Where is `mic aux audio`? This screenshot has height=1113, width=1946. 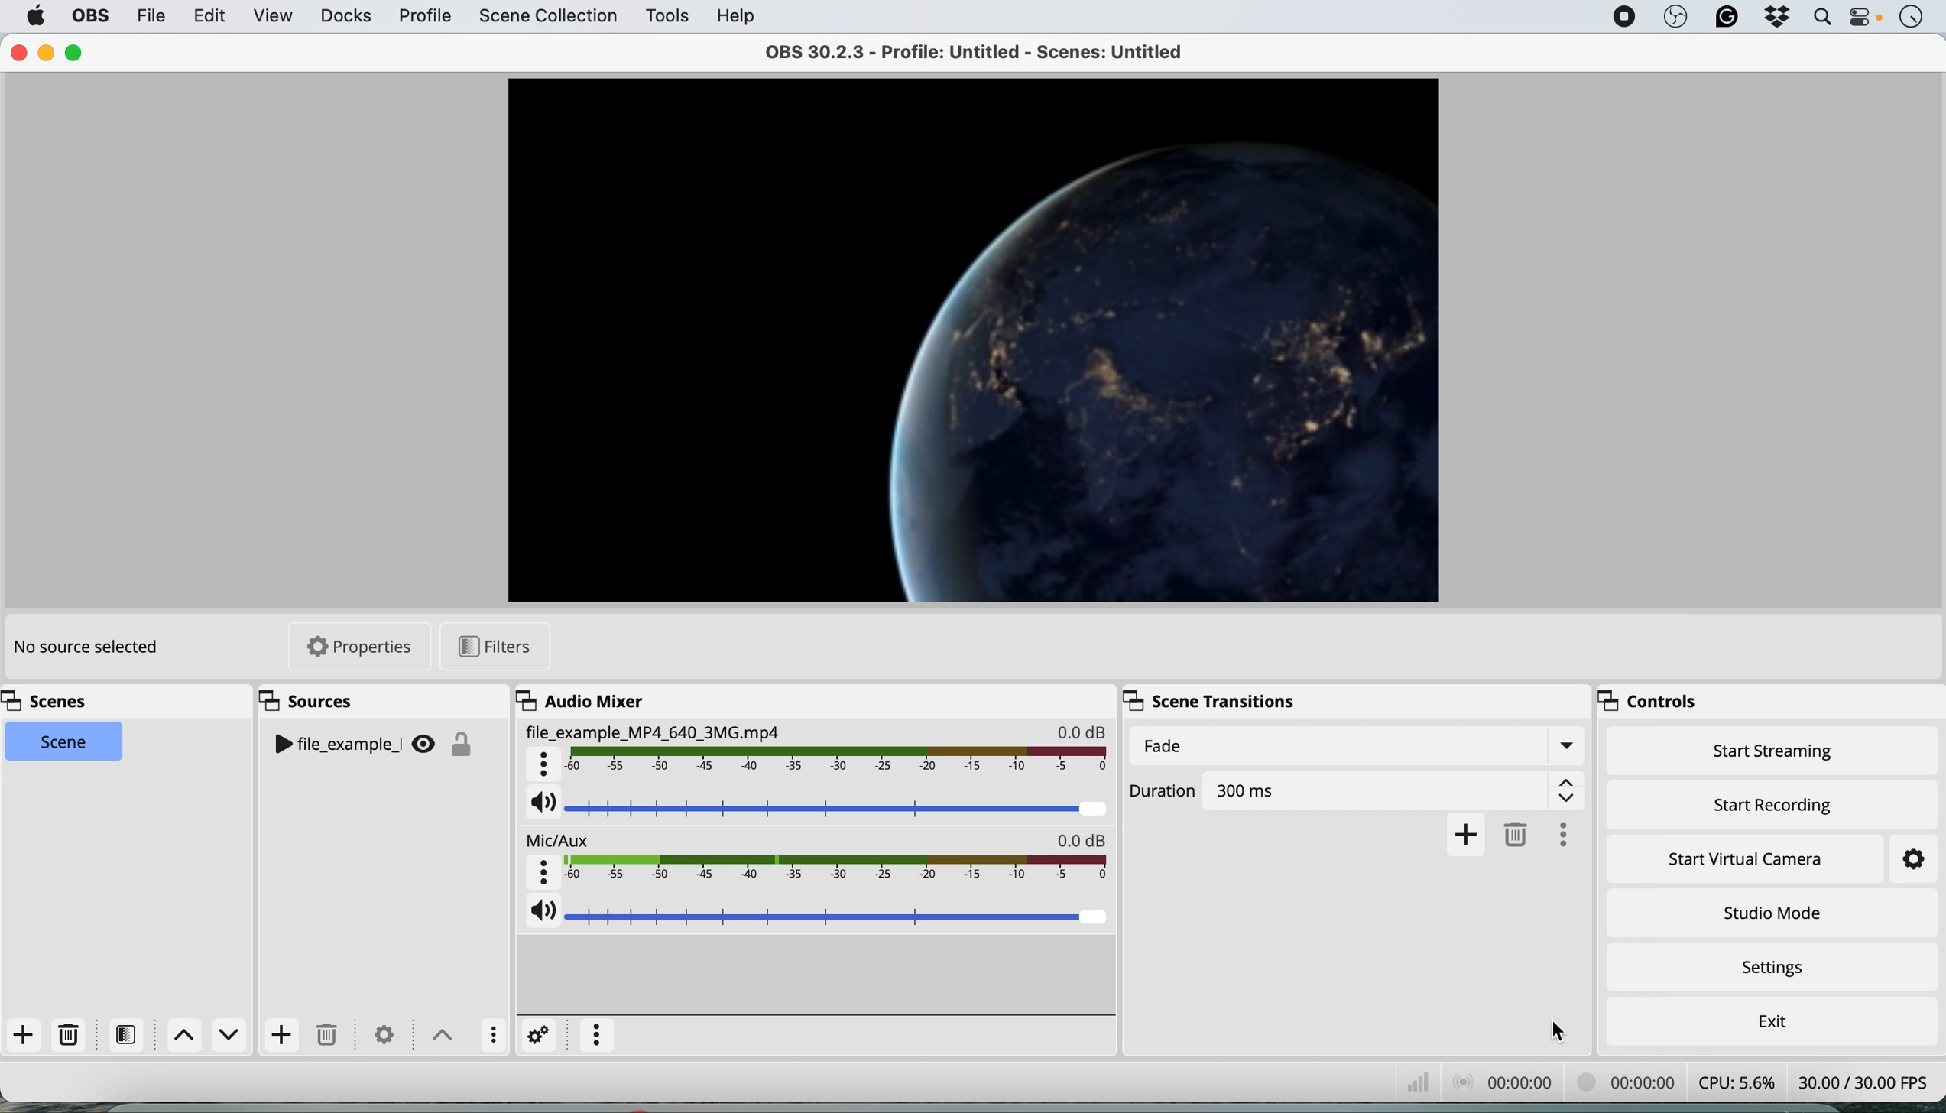 mic aux audio is located at coordinates (818, 859).